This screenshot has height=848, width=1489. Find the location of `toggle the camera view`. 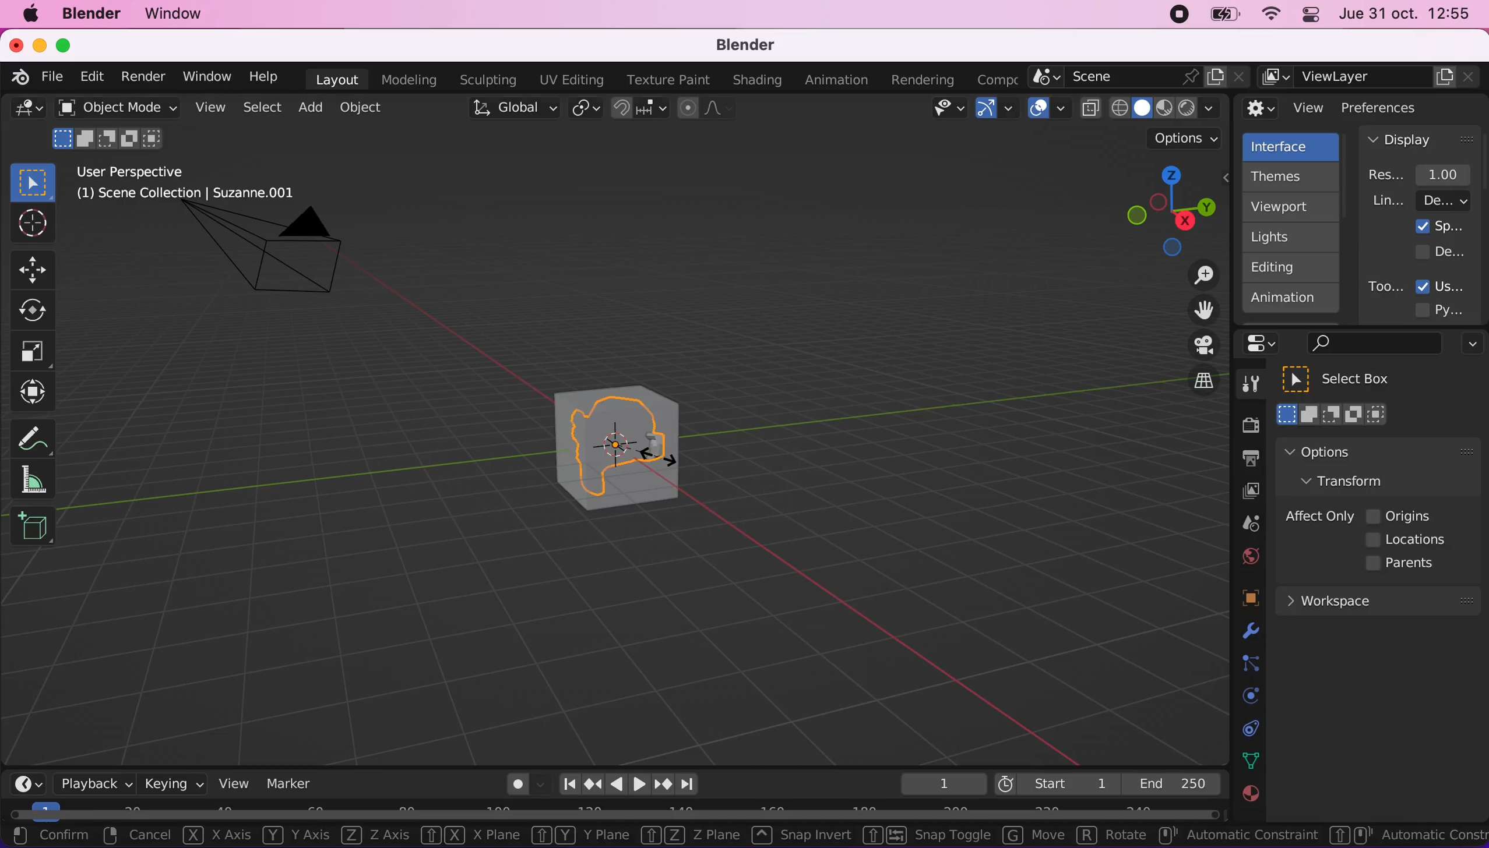

toggle the camera view is located at coordinates (1196, 346).